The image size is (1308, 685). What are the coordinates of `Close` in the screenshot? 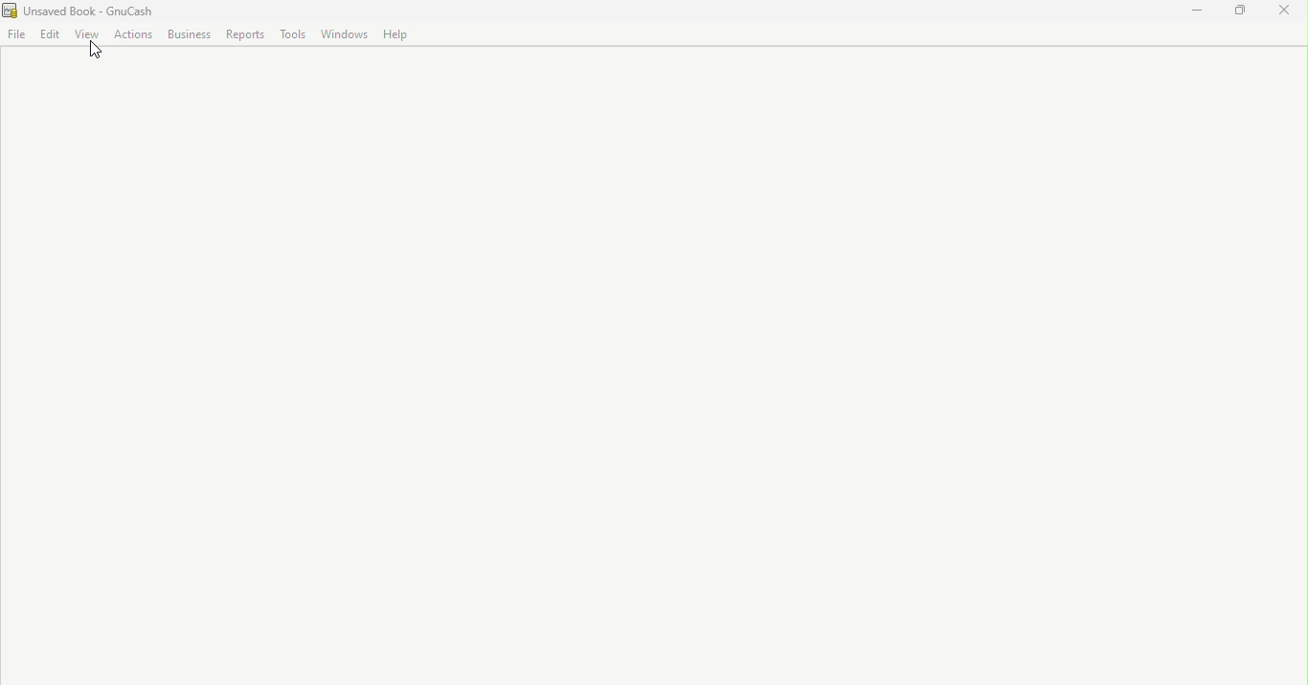 It's located at (1280, 12).